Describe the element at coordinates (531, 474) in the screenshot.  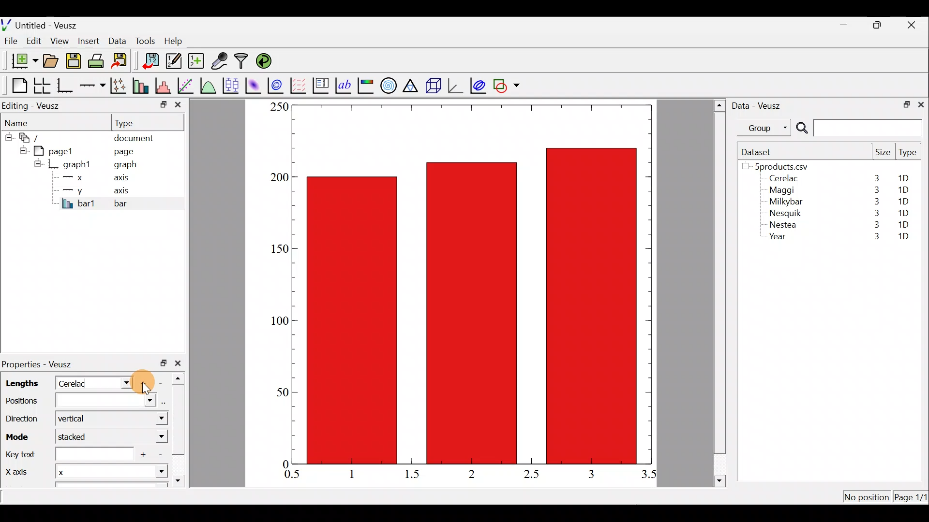
I see `2.5` at that location.